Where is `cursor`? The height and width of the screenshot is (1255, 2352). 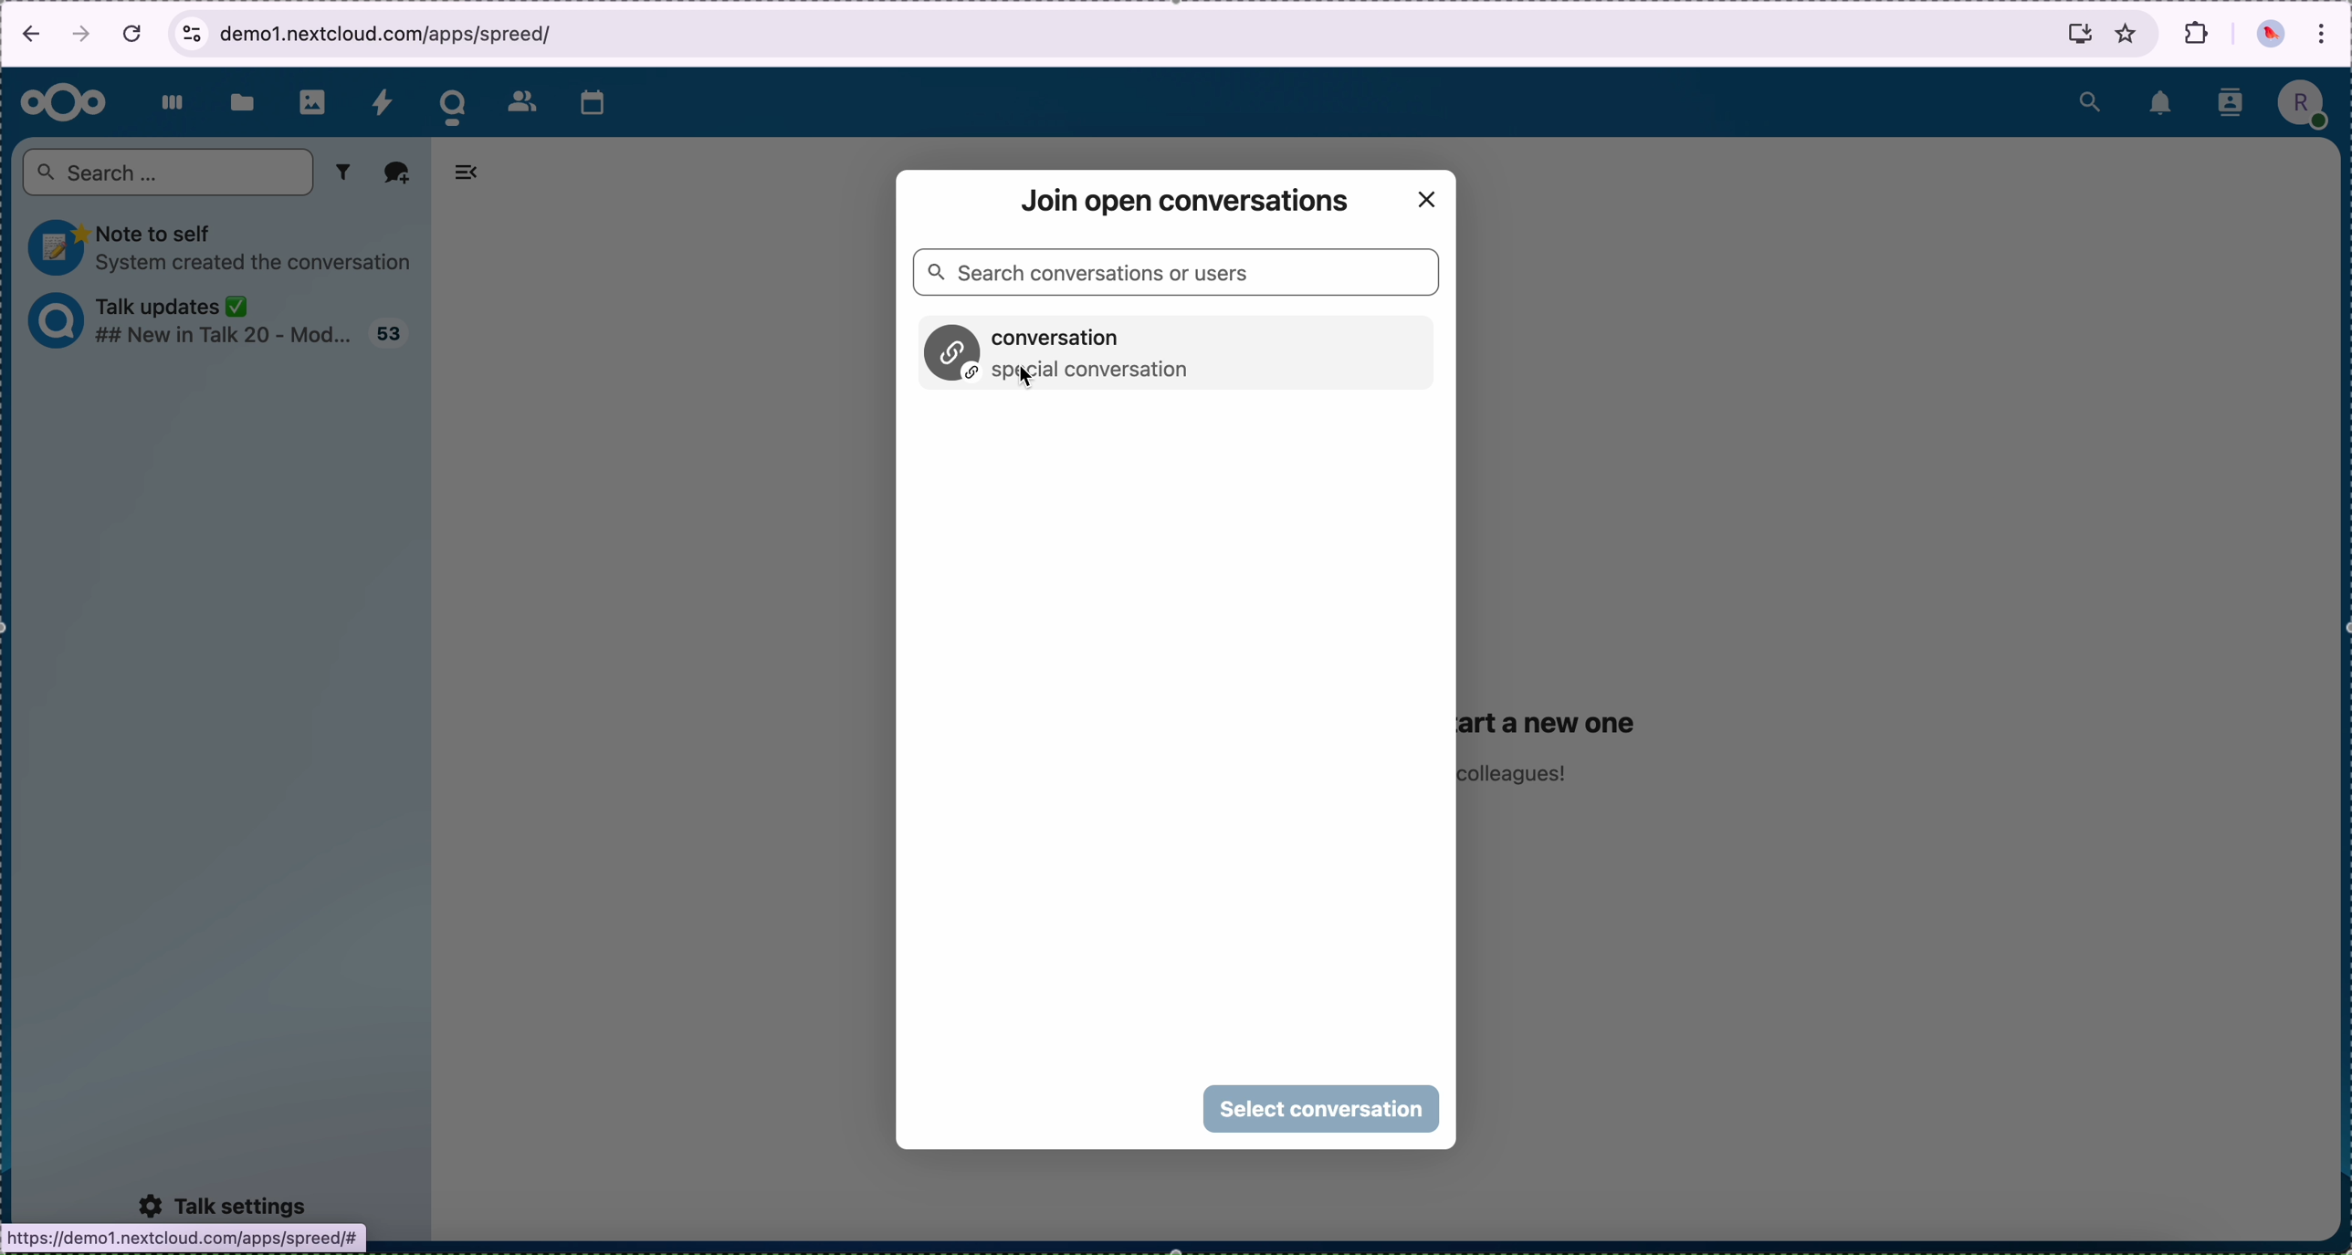 cursor is located at coordinates (1025, 378).